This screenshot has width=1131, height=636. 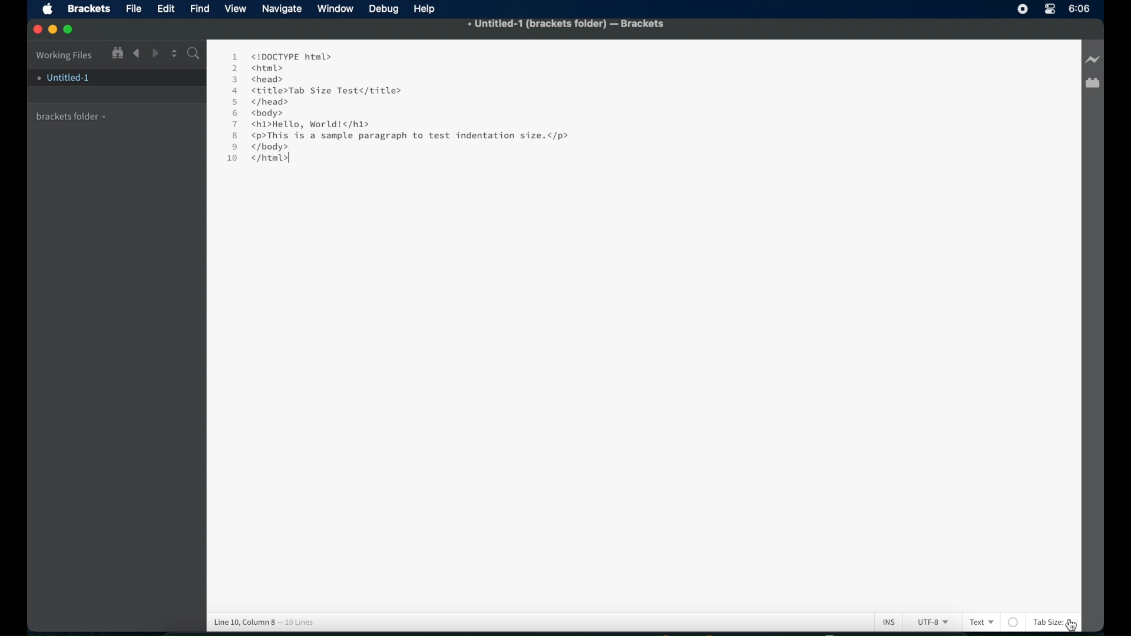 What do you see at coordinates (282, 10) in the screenshot?
I see `Navigate` at bounding box center [282, 10].